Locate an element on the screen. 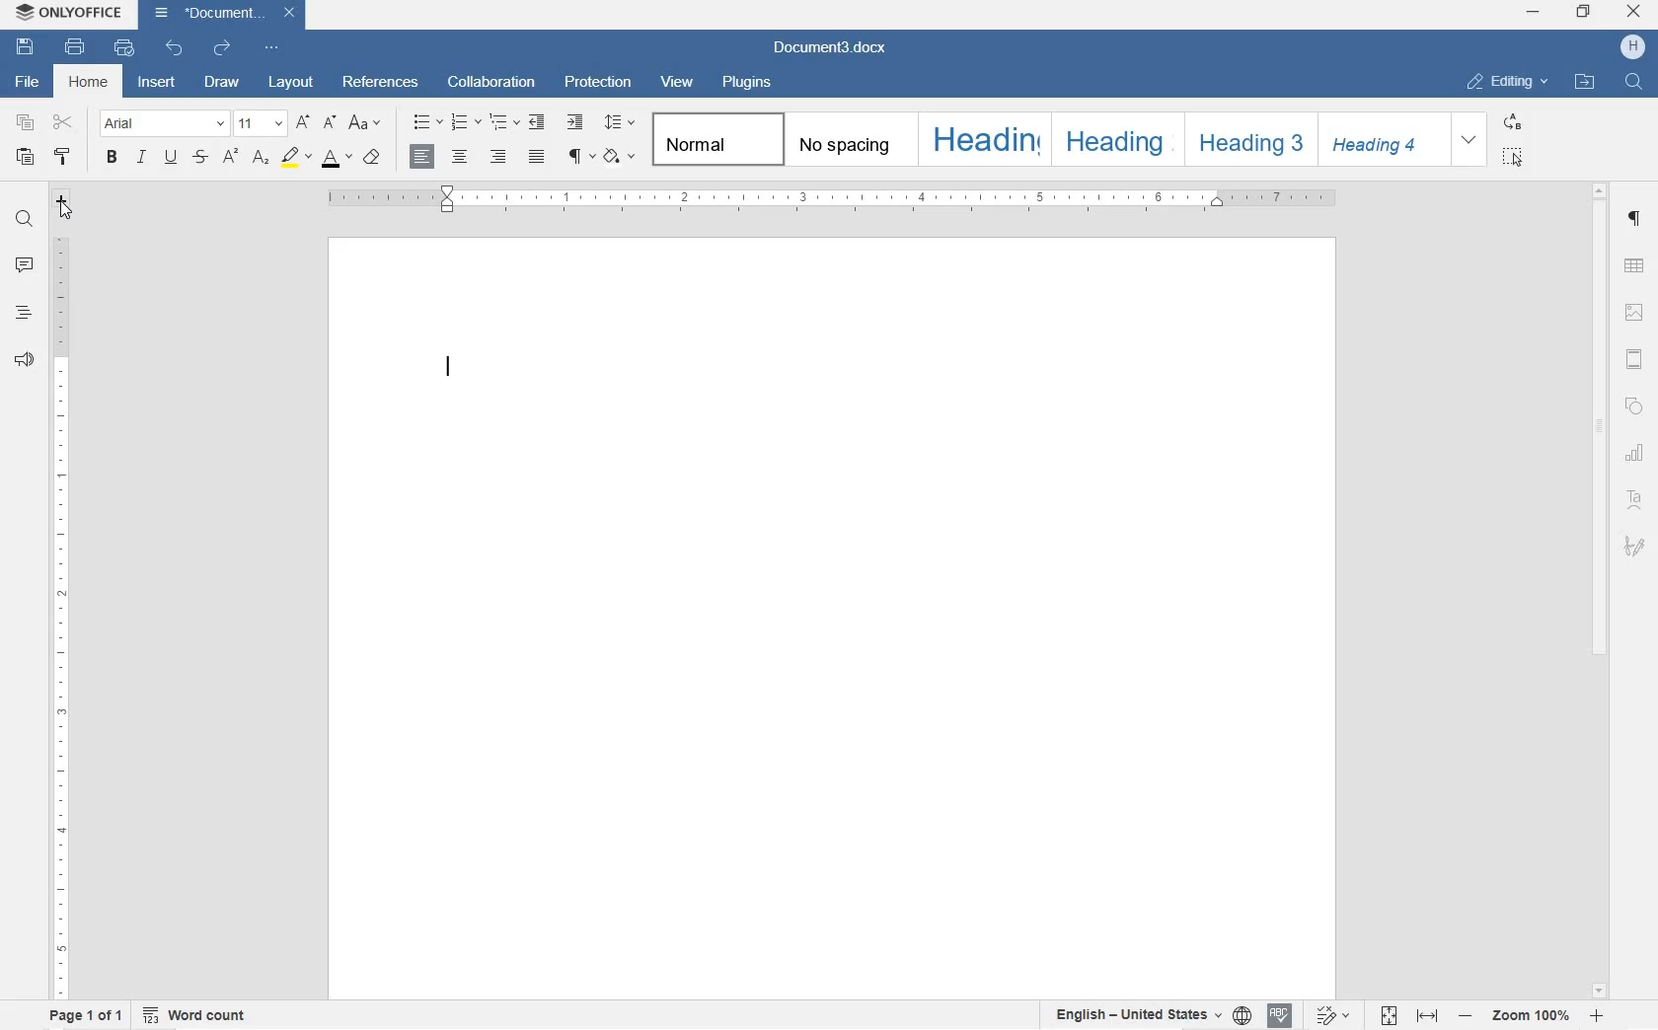  LAYOUT is located at coordinates (289, 83).